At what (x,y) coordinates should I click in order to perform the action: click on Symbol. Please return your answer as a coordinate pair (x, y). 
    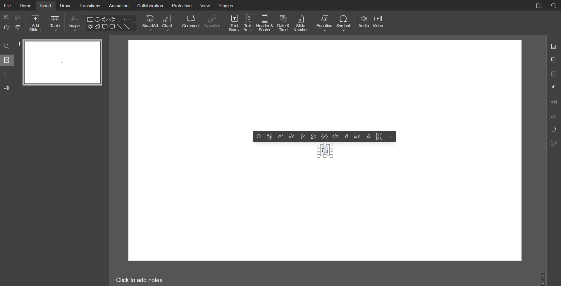
    Looking at the image, I should click on (345, 23).